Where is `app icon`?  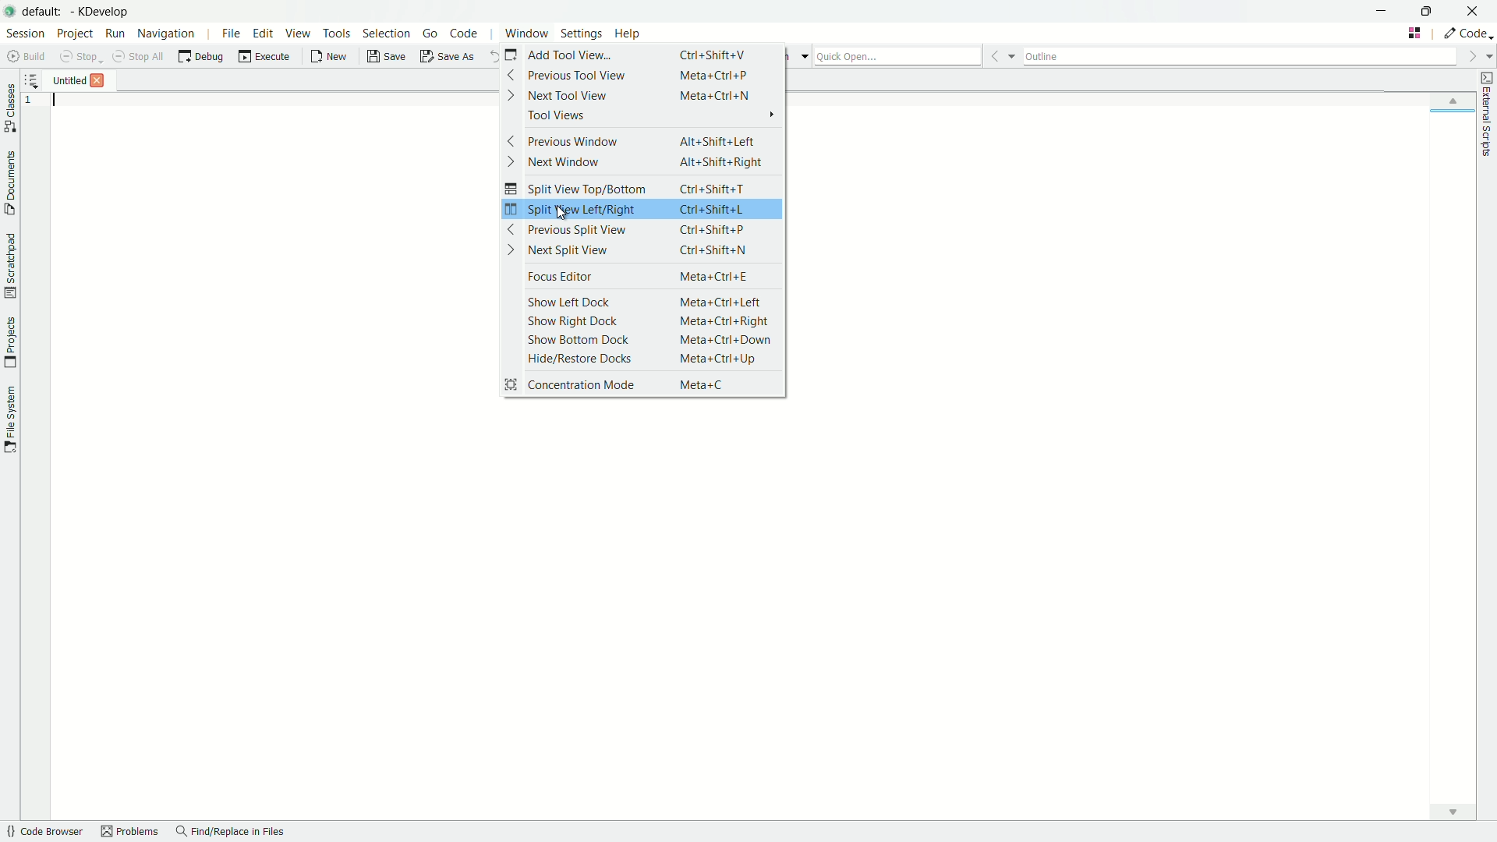
app icon is located at coordinates (9, 11).